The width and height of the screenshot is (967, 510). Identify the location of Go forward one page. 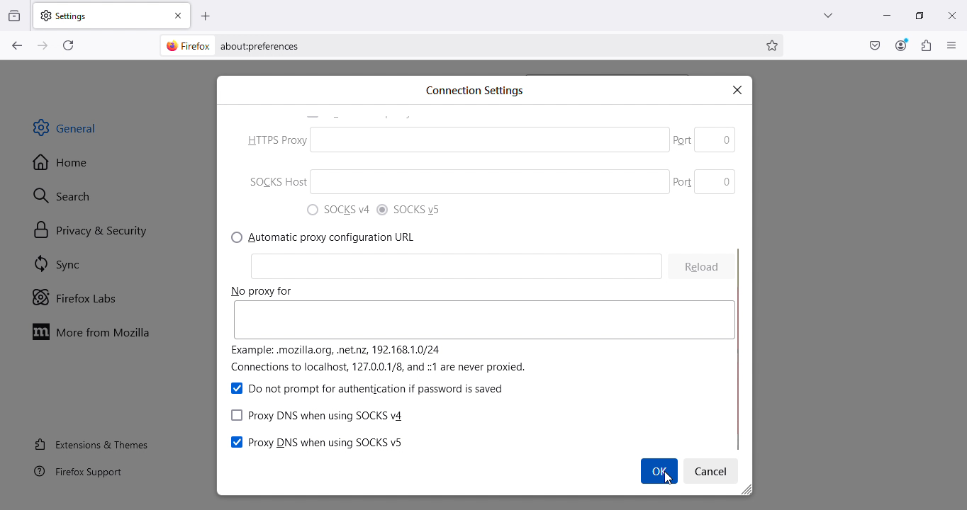
(41, 45).